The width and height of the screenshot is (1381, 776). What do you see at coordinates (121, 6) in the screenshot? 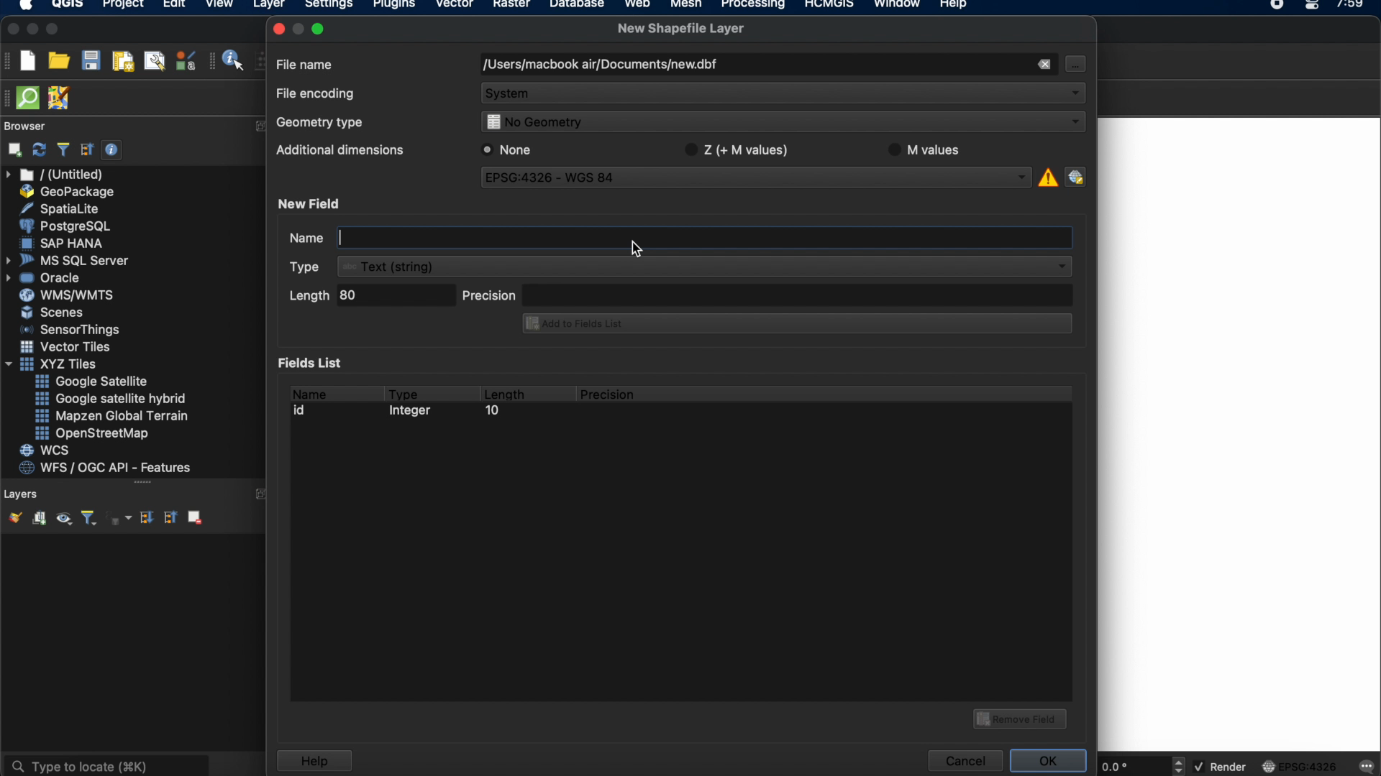
I see `project` at bounding box center [121, 6].